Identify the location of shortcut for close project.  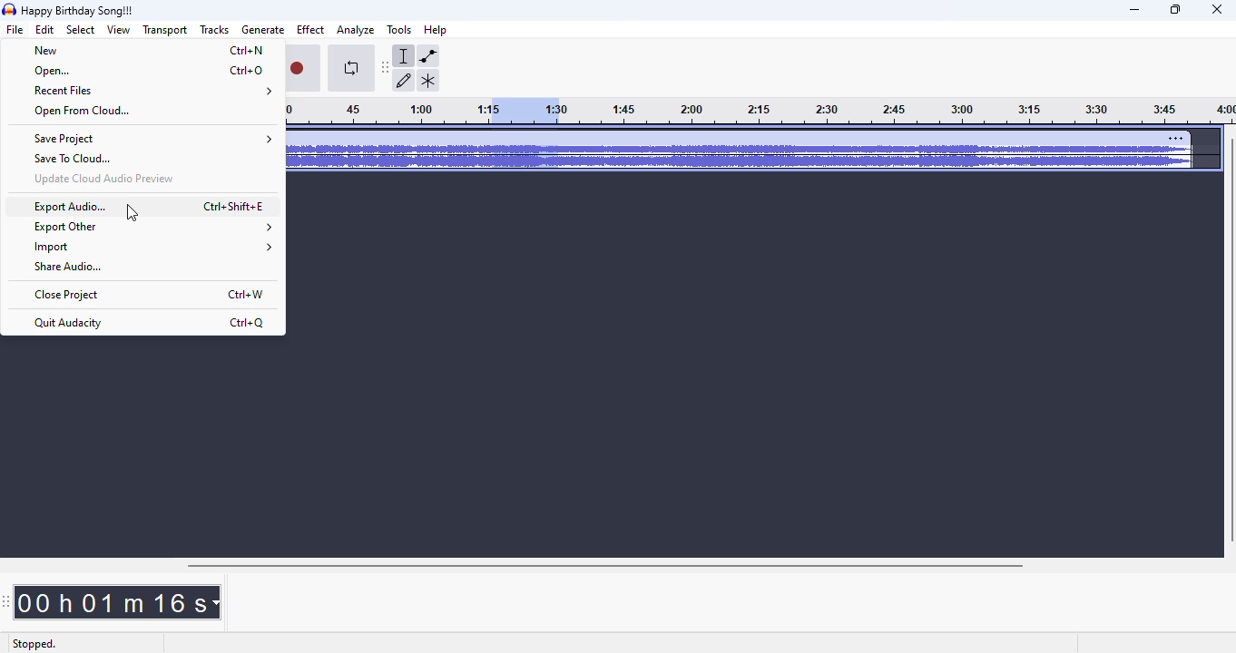
(247, 294).